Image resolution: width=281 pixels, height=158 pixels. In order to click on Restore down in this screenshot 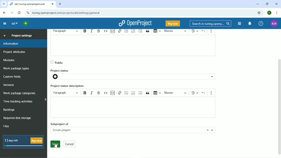, I will do `click(267, 4)`.